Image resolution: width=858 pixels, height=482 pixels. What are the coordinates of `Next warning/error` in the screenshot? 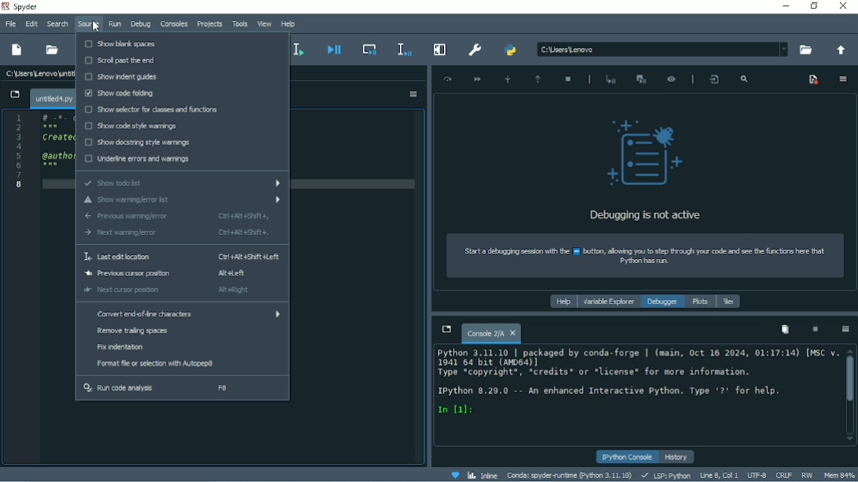 It's located at (178, 232).